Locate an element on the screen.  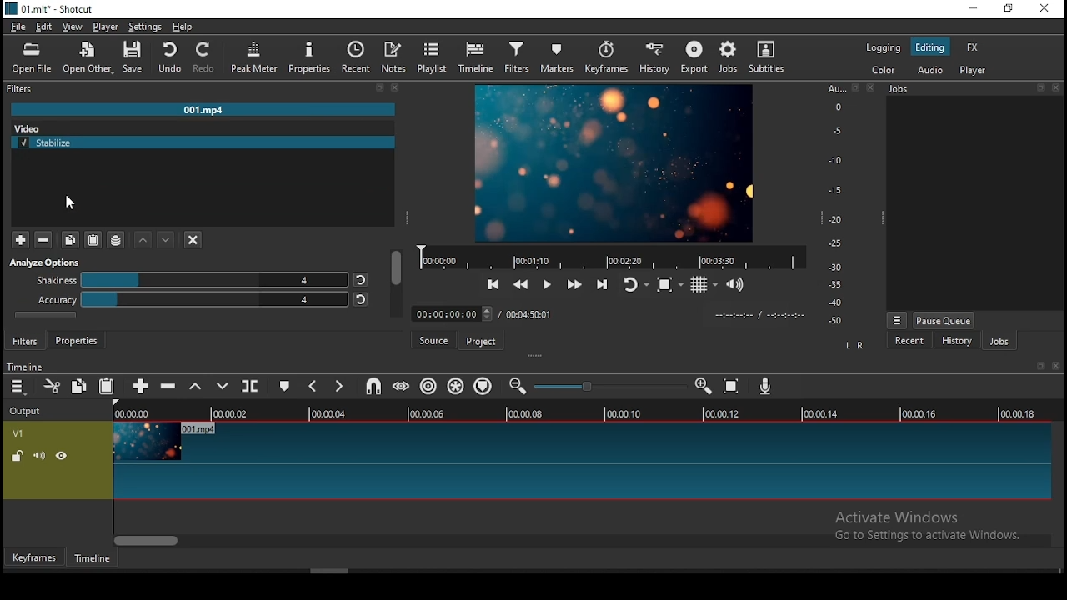
up is located at coordinates (144, 241).